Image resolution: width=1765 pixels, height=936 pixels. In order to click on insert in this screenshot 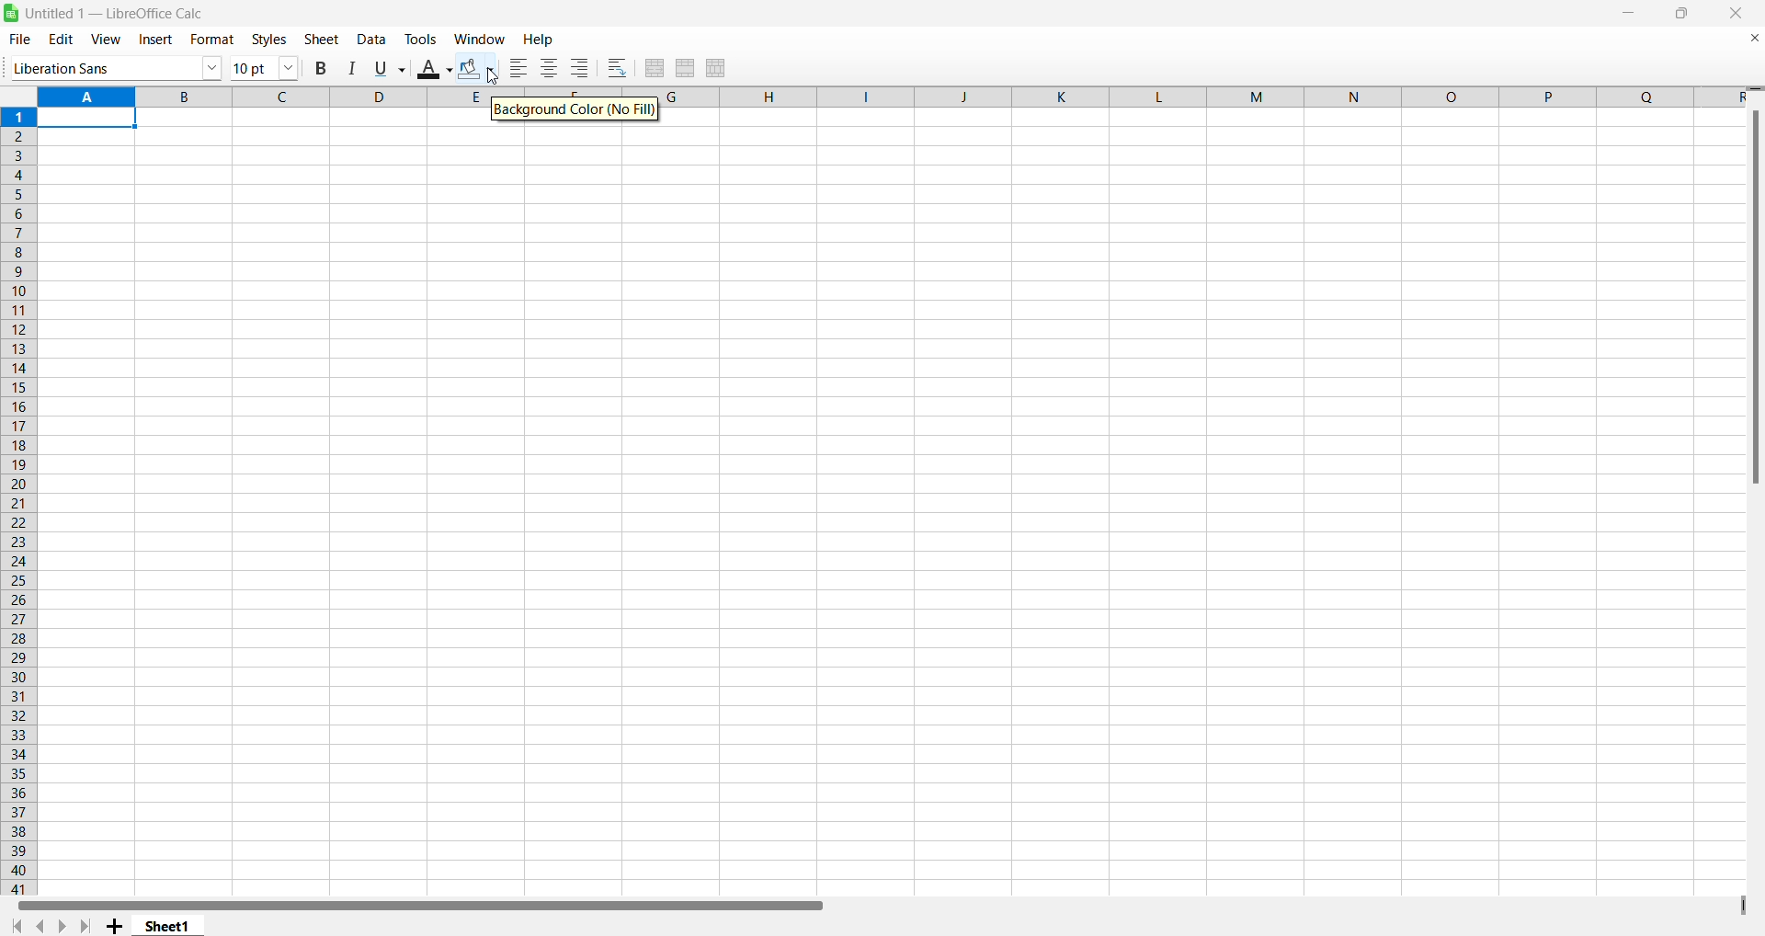, I will do `click(154, 40)`.